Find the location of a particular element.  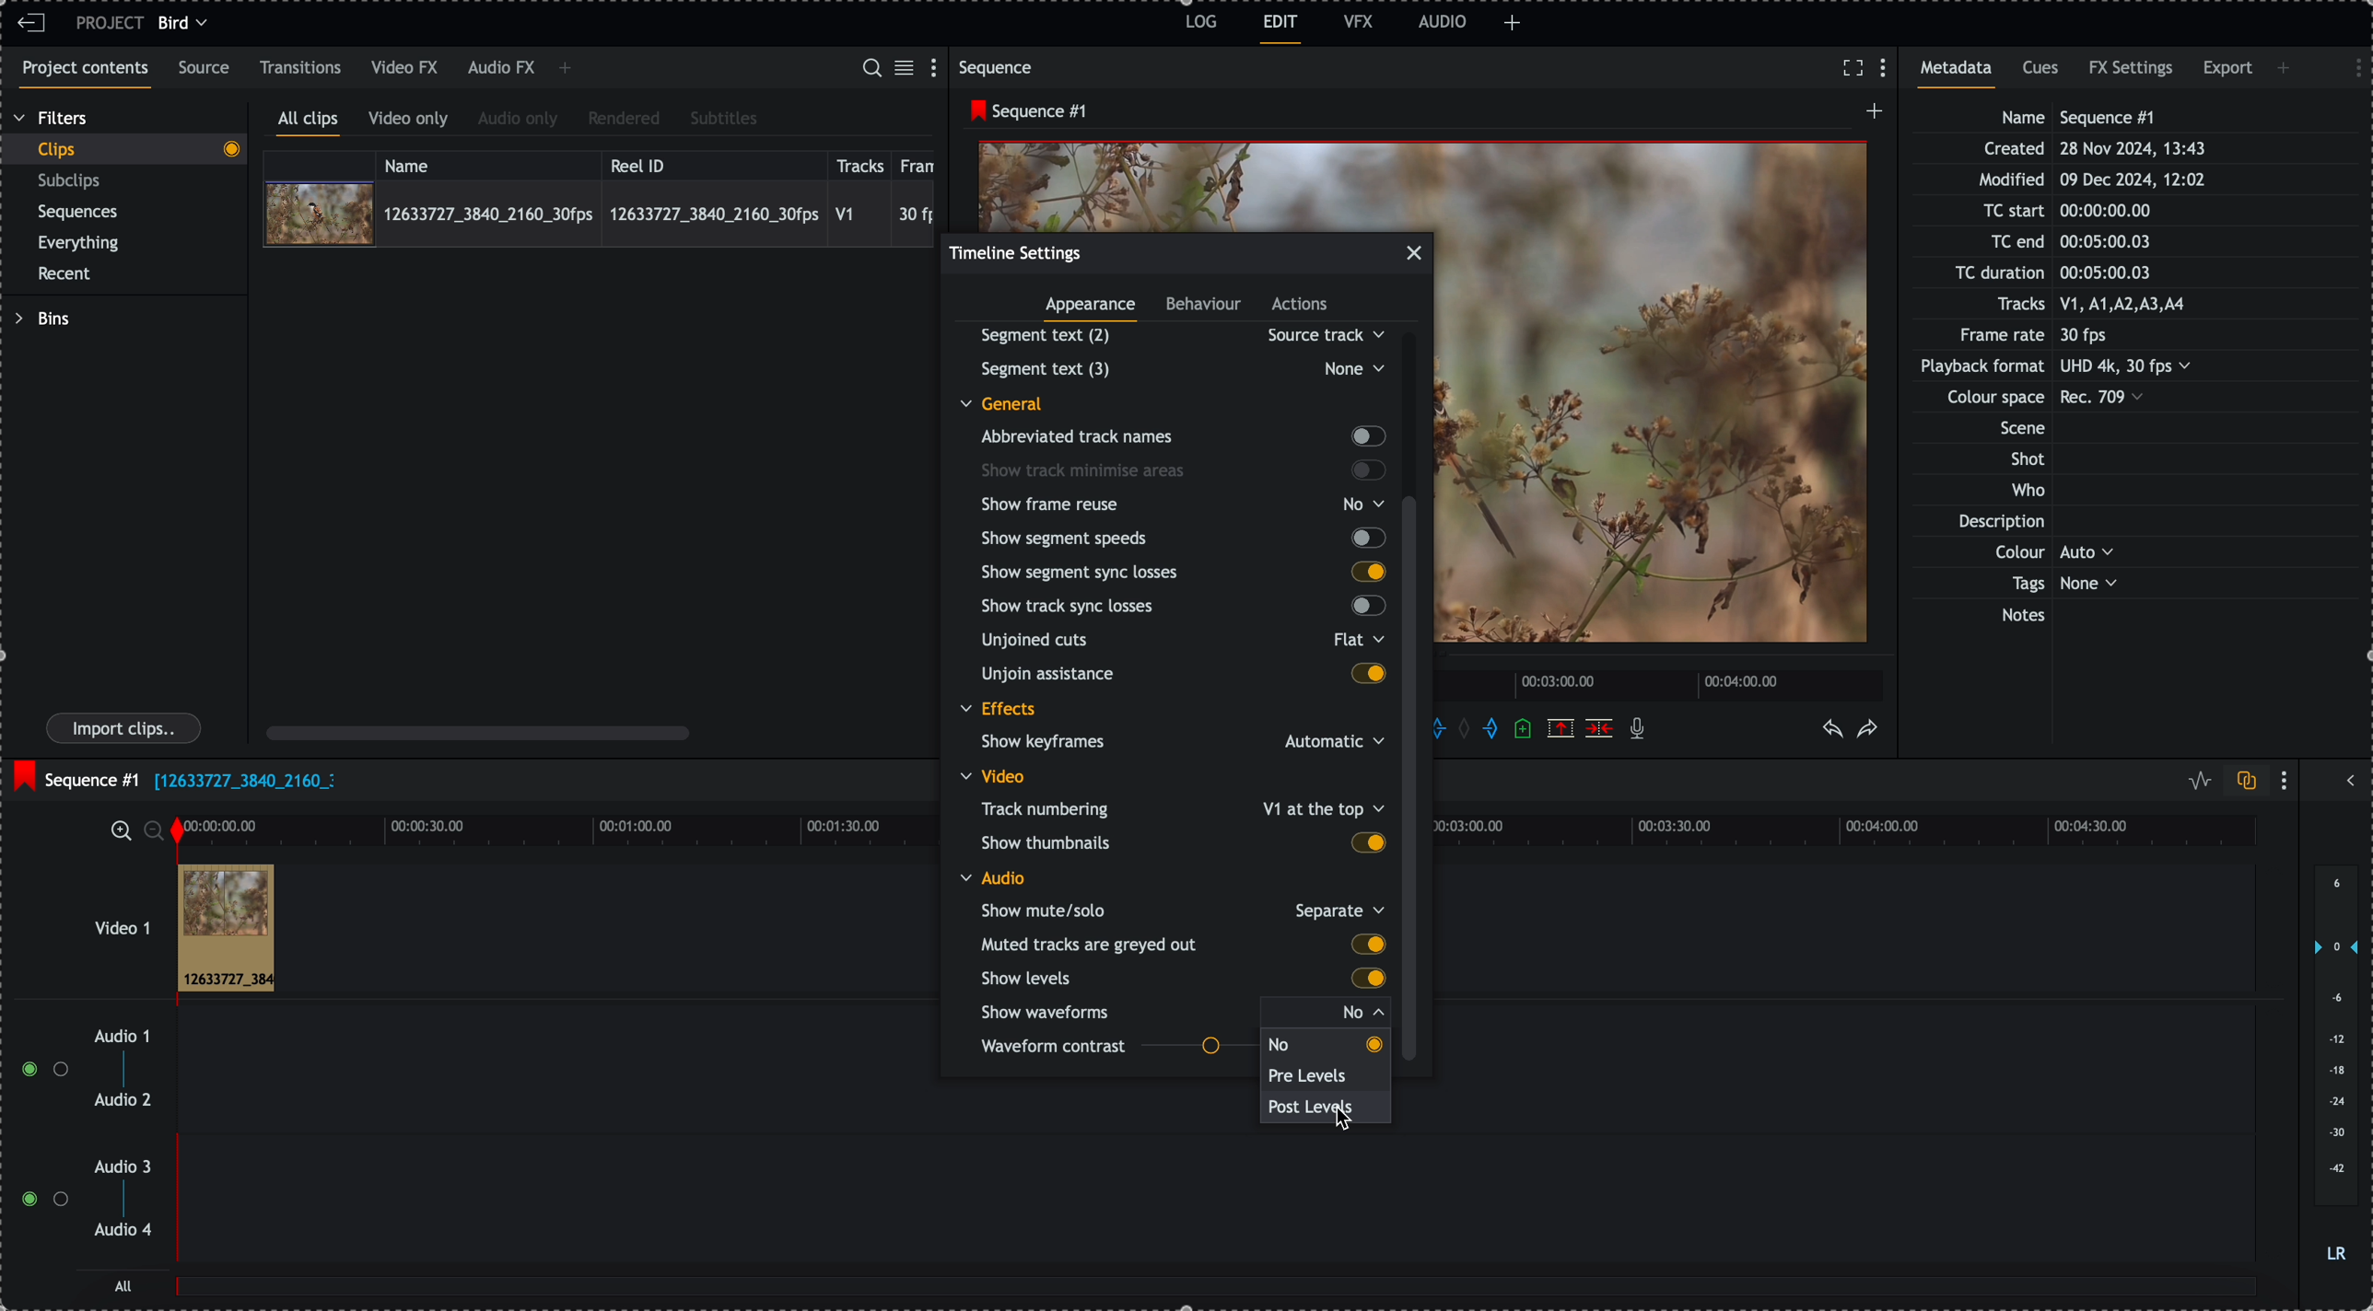

zoom in is located at coordinates (119, 830).